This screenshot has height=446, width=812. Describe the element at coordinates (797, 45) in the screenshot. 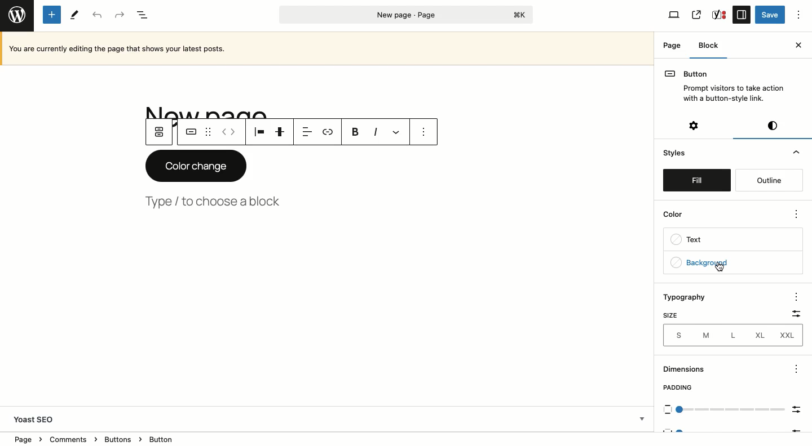

I see `Close` at that location.